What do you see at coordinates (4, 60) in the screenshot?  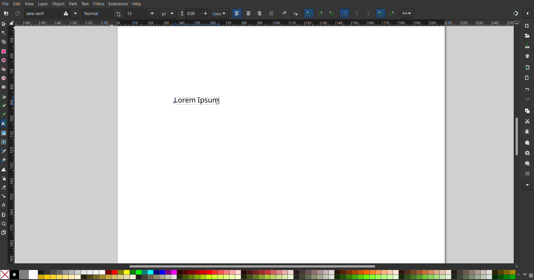 I see `Ellipse` at bounding box center [4, 60].